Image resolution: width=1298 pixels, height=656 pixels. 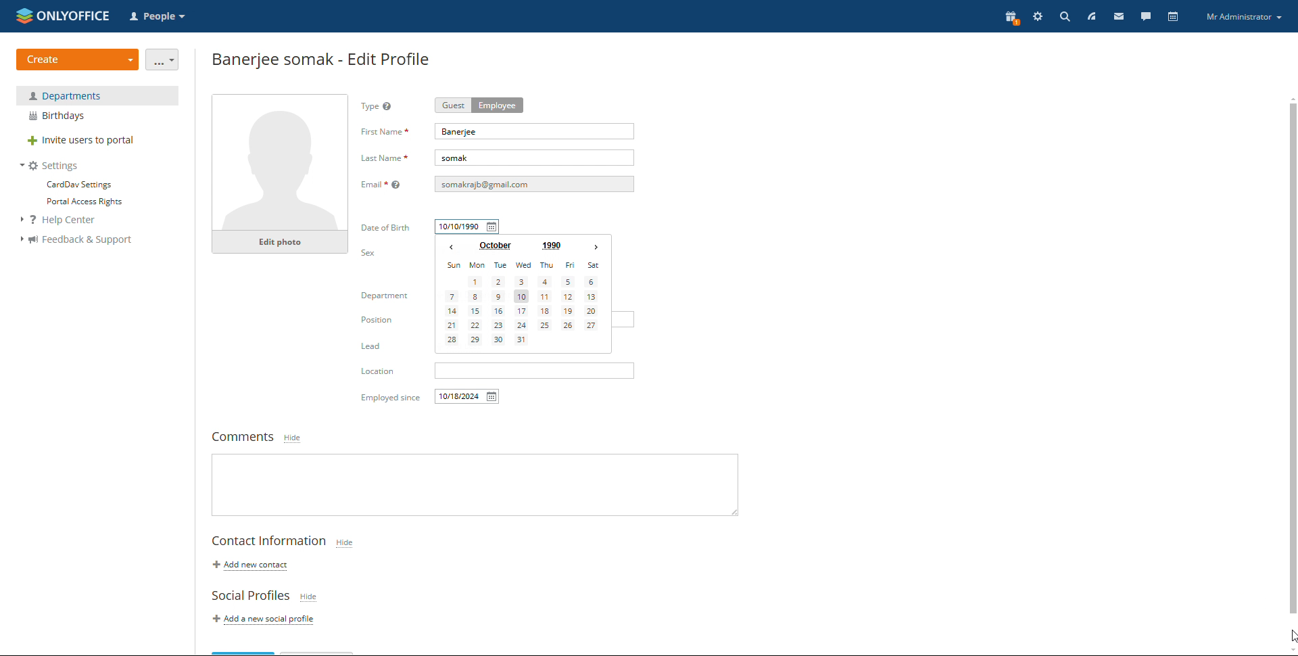 I want to click on sex, so click(x=368, y=253).